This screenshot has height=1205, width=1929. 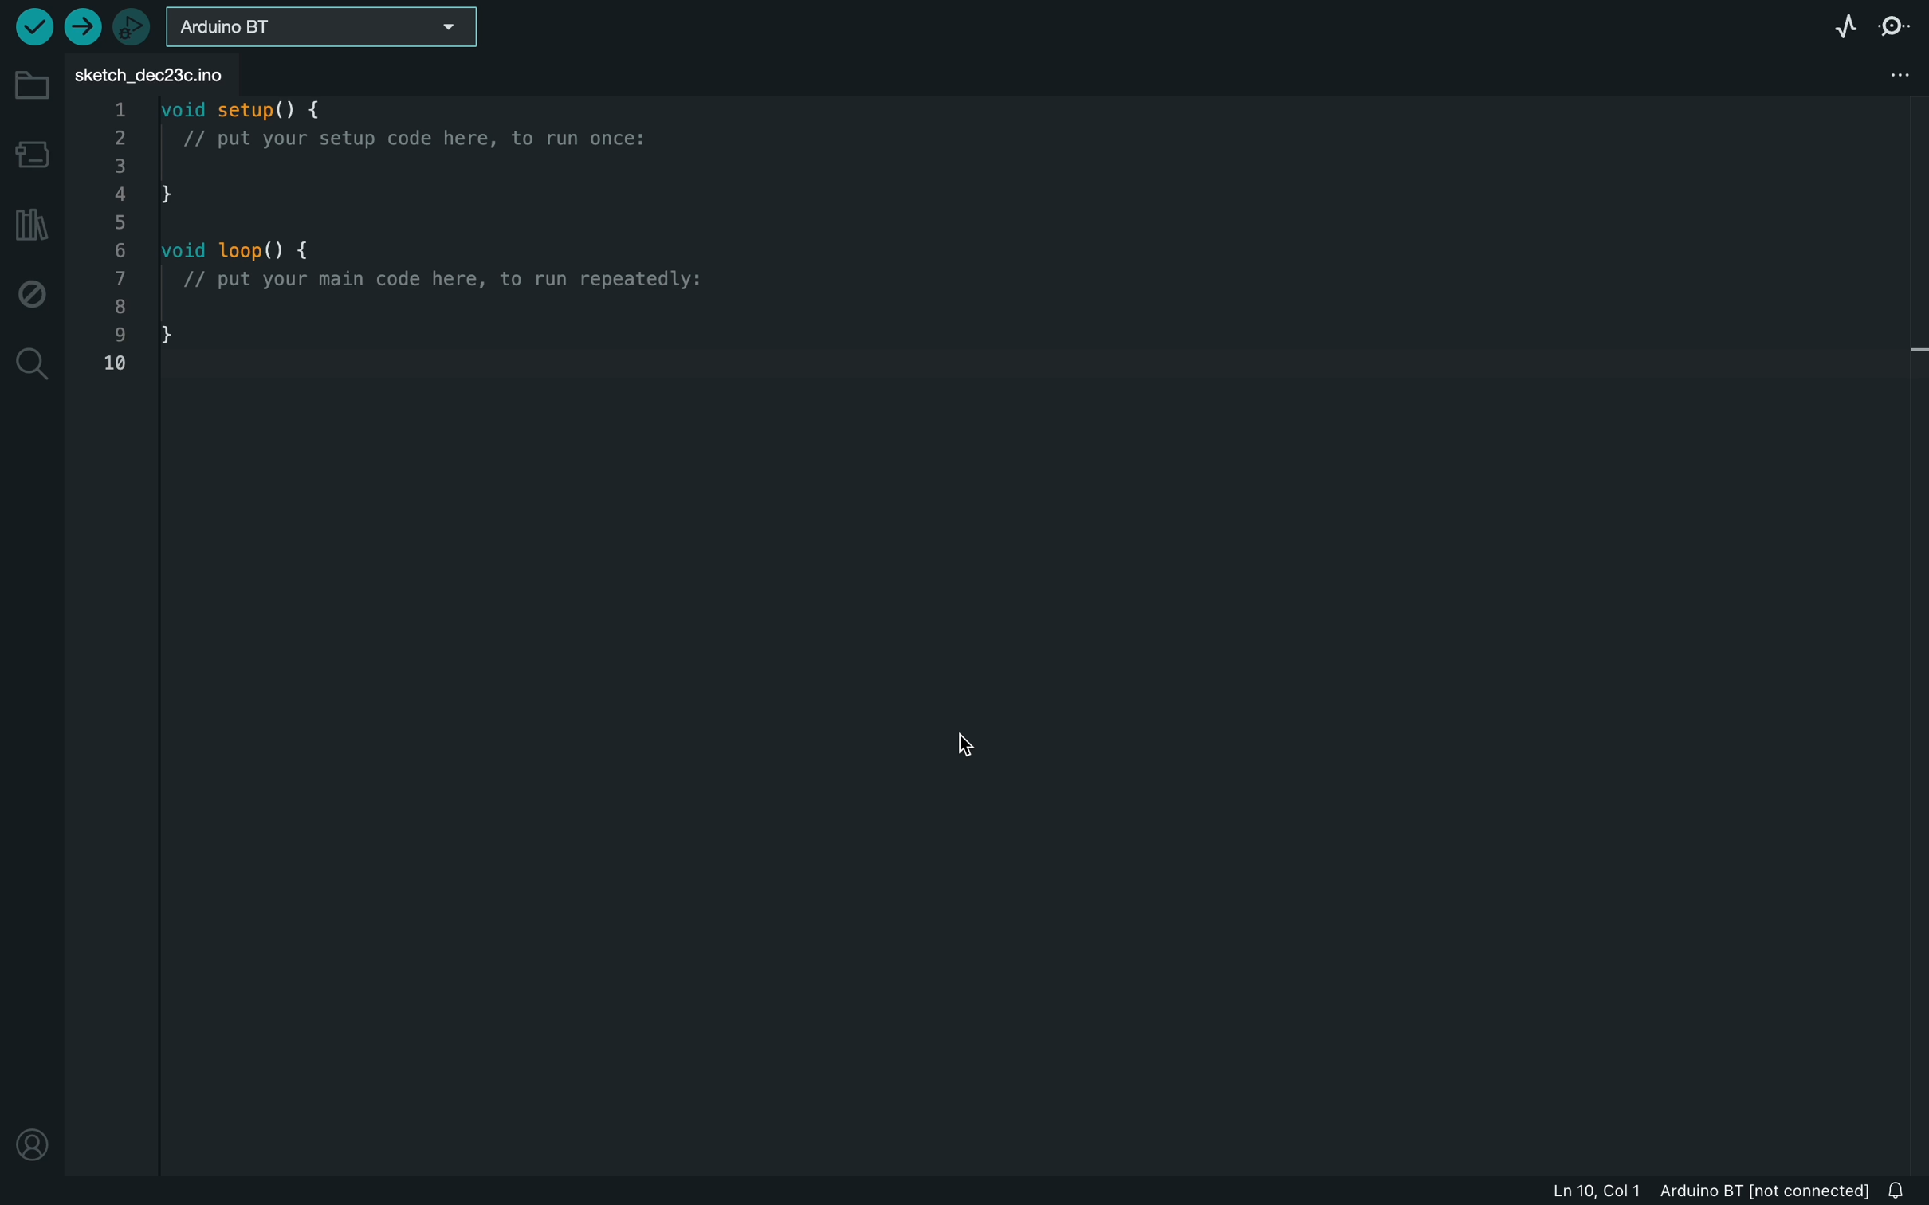 What do you see at coordinates (1838, 26) in the screenshot?
I see `serial plotter` at bounding box center [1838, 26].